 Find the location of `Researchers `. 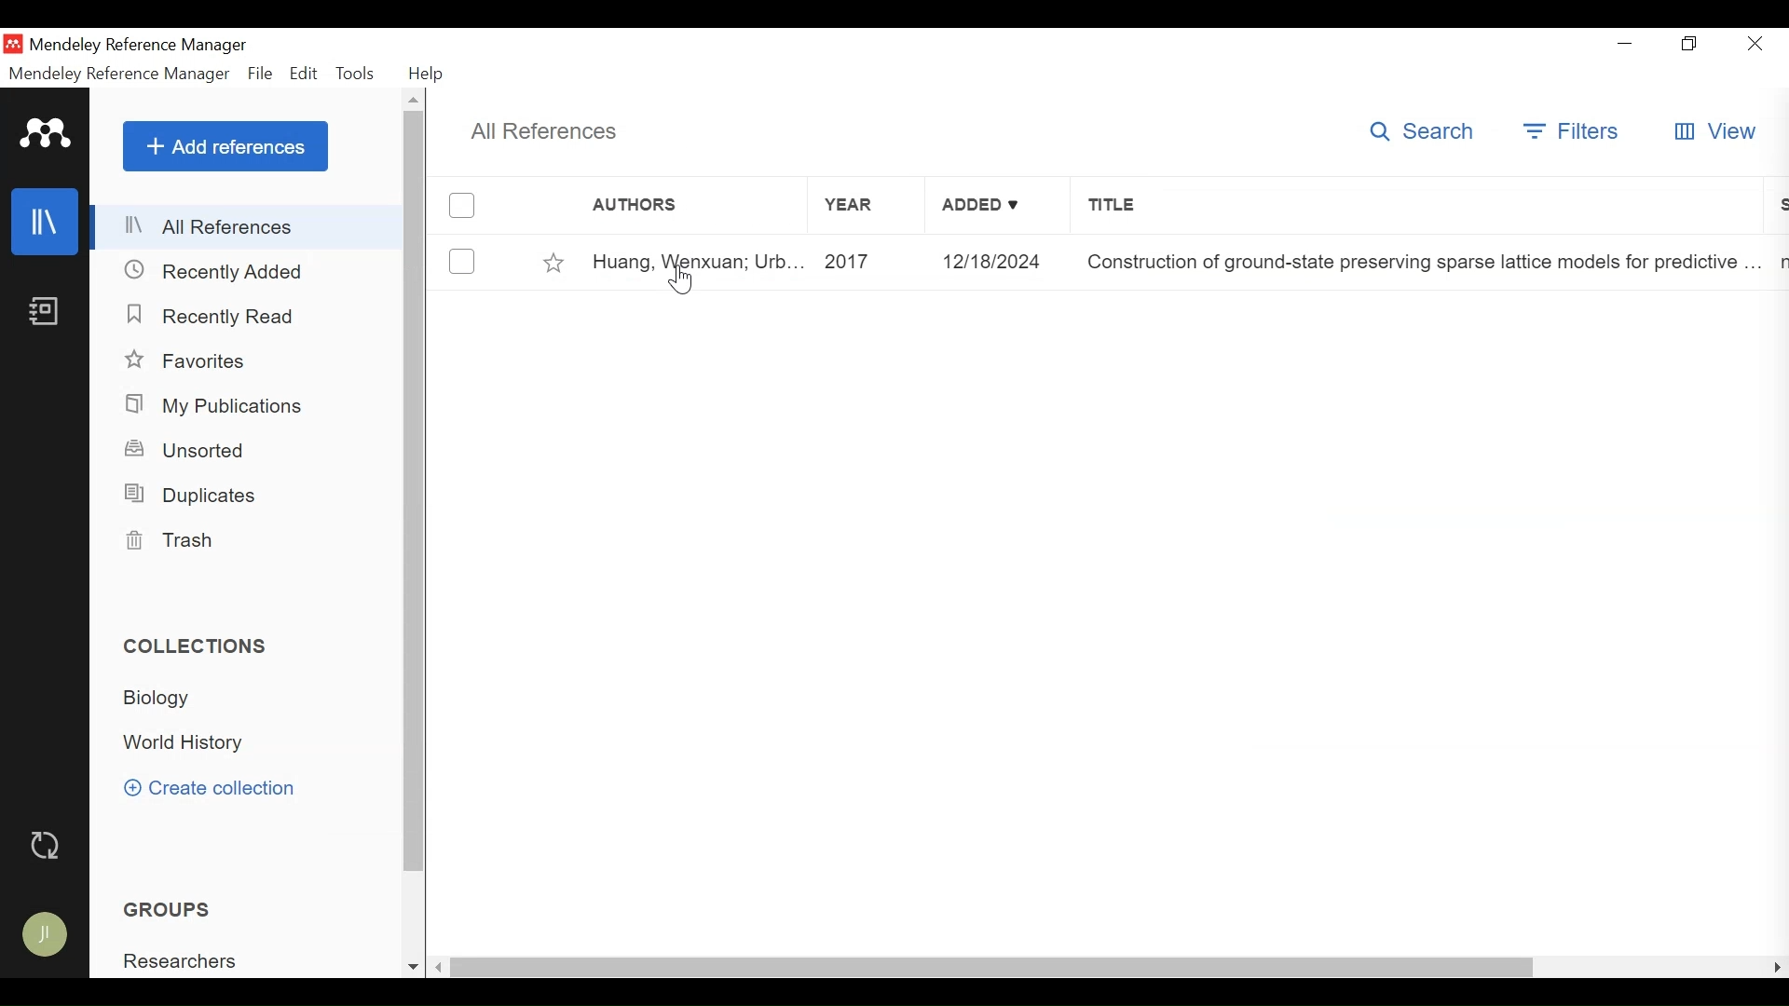

Researchers  is located at coordinates (184, 960).